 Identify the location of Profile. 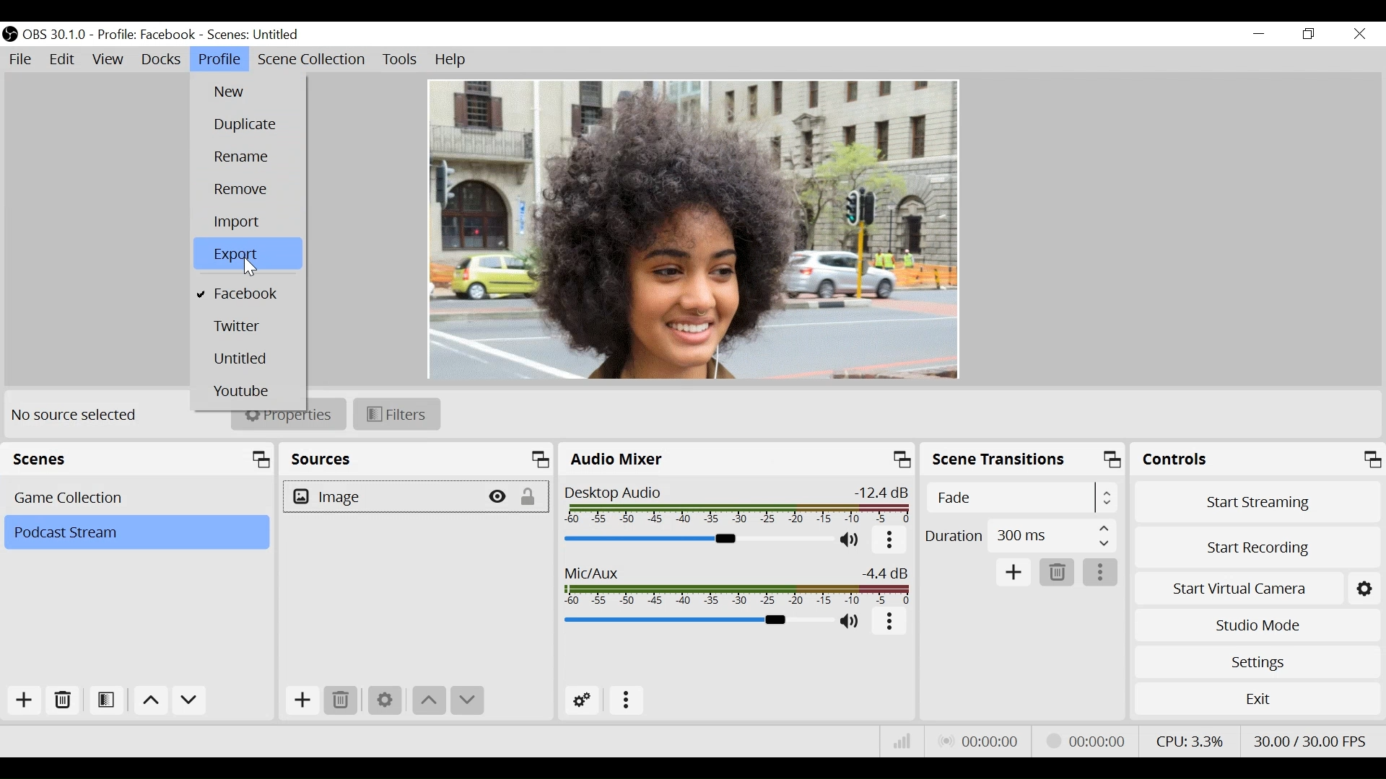
(148, 34).